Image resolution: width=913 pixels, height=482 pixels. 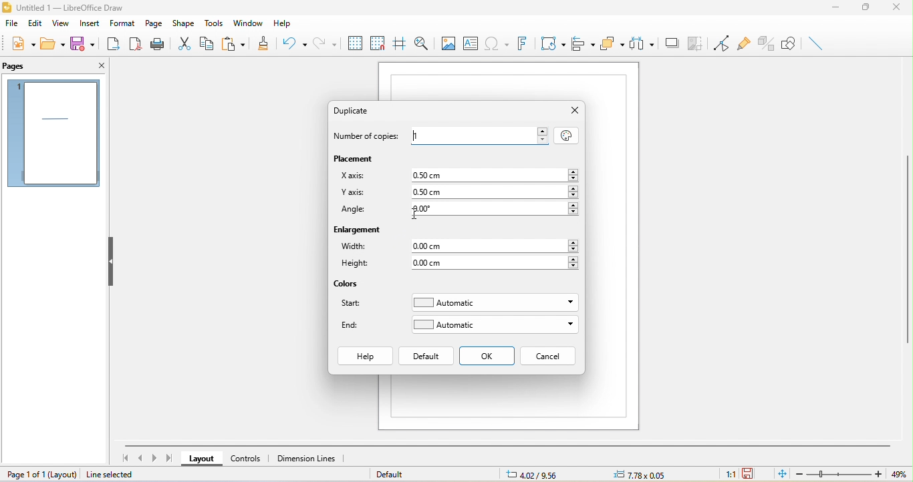 I want to click on display to grids, so click(x=354, y=43).